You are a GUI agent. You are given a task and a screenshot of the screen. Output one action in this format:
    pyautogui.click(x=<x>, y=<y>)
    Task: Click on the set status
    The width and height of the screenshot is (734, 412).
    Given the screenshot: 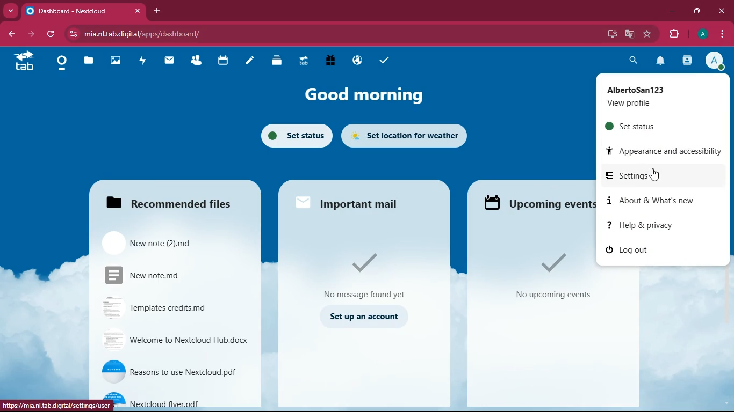 What is the action you would take?
    pyautogui.click(x=294, y=136)
    